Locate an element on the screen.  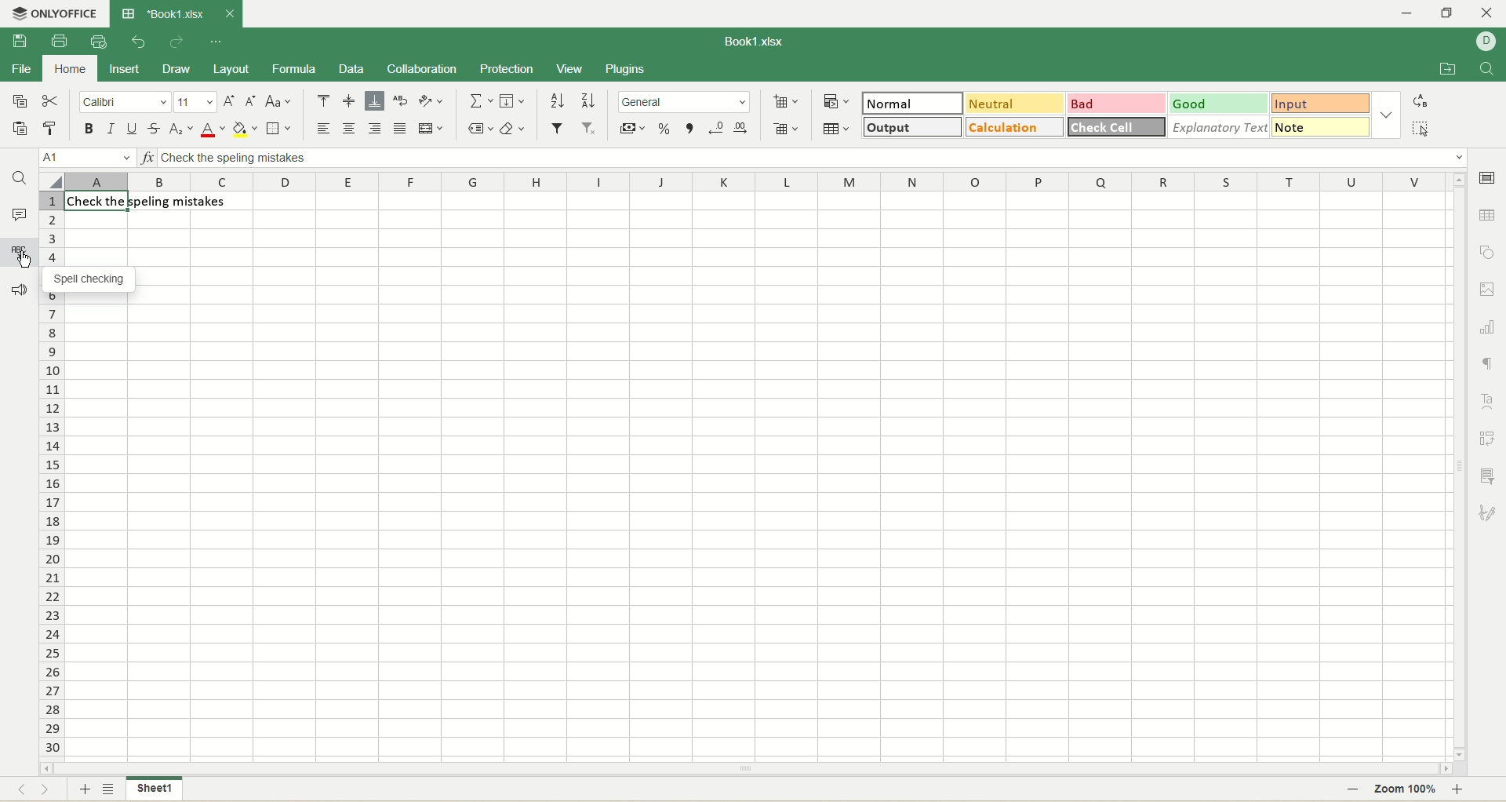
cursor is located at coordinates (25, 262).